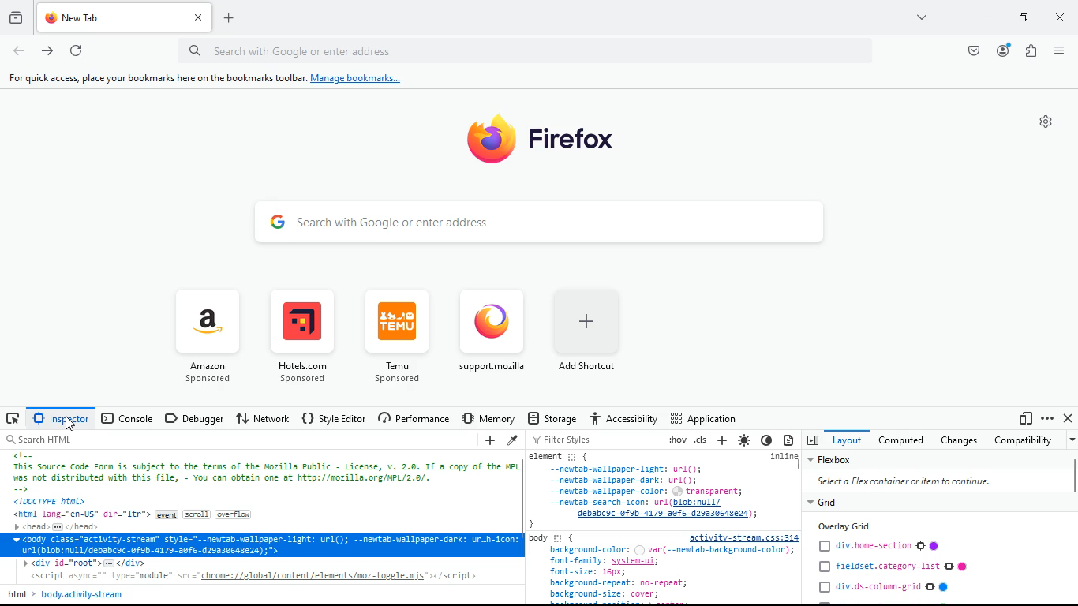 The height and width of the screenshot is (606, 1078). Describe the element at coordinates (260, 517) in the screenshot. I see `=
This Source Code Form is subject to the terms of the Mozilla Public - License, v. 2.8. If 8 copy of the WPL
was not distributed with this file, - You can Obtain one at http://mozilla.org/WPL/2.0/.
pared
<IDoCTYPE html>
chtal langa"en-Us" dirs"1tr"> (avant (screll) (overflow
» <head> =) </head>

b <div 10a"root"> mm </div>

<script async="" type-"module" srcs"chrome: //global/content/elements/a0: toggle mis" ></script>` at that location.